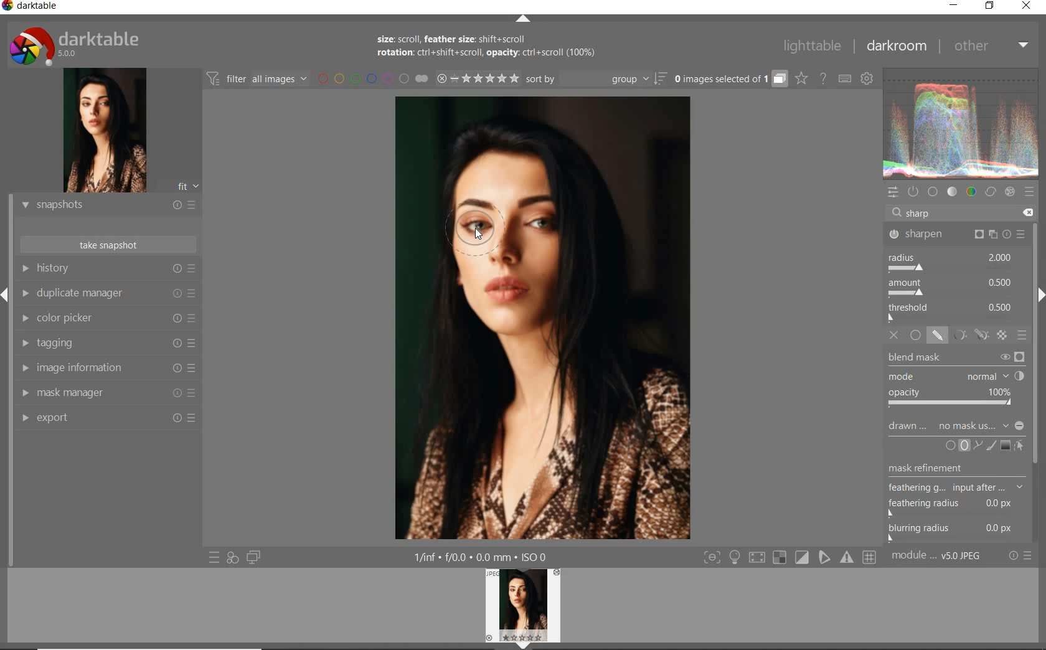  I want to click on dropdown, so click(1006, 425).